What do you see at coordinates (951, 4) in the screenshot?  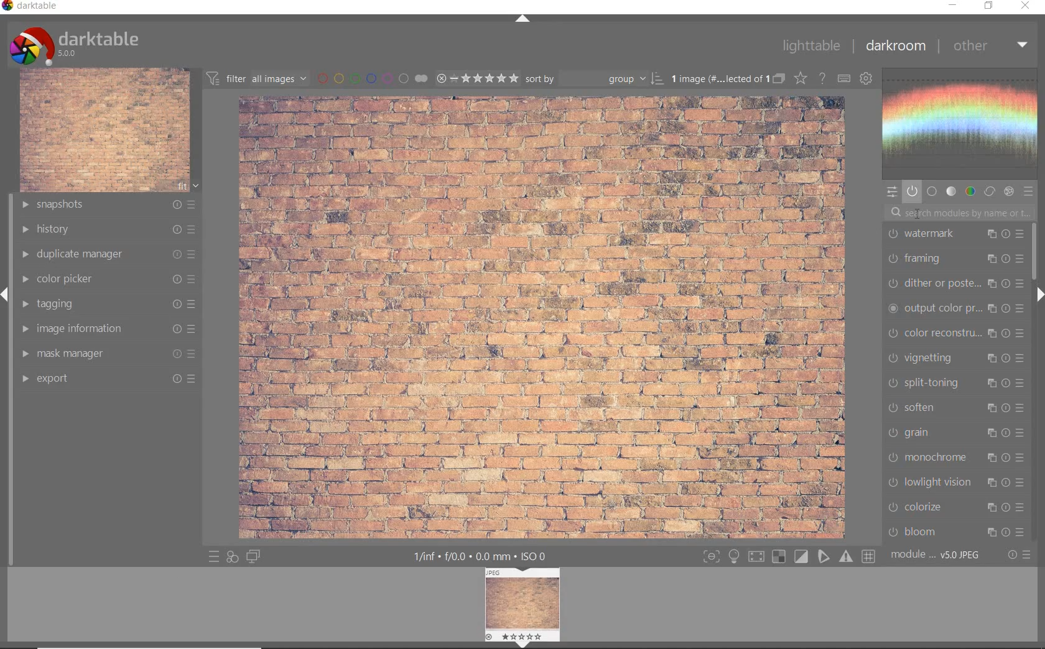 I see `minimize` at bounding box center [951, 4].